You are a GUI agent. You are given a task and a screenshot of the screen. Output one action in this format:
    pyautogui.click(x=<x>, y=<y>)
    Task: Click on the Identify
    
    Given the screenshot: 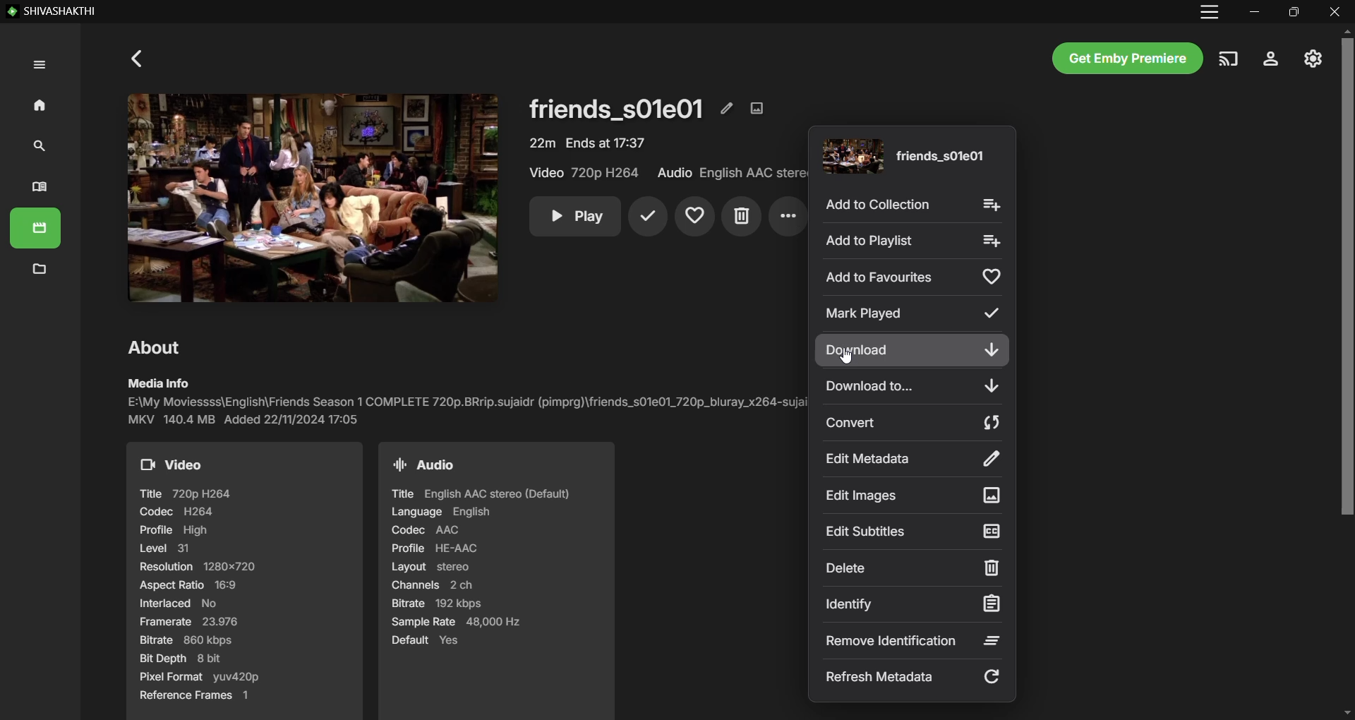 What is the action you would take?
    pyautogui.click(x=915, y=604)
    